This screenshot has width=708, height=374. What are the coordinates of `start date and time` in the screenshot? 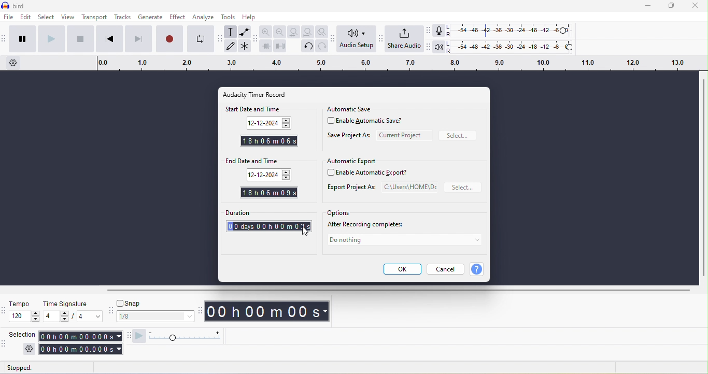 It's located at (266, 109).